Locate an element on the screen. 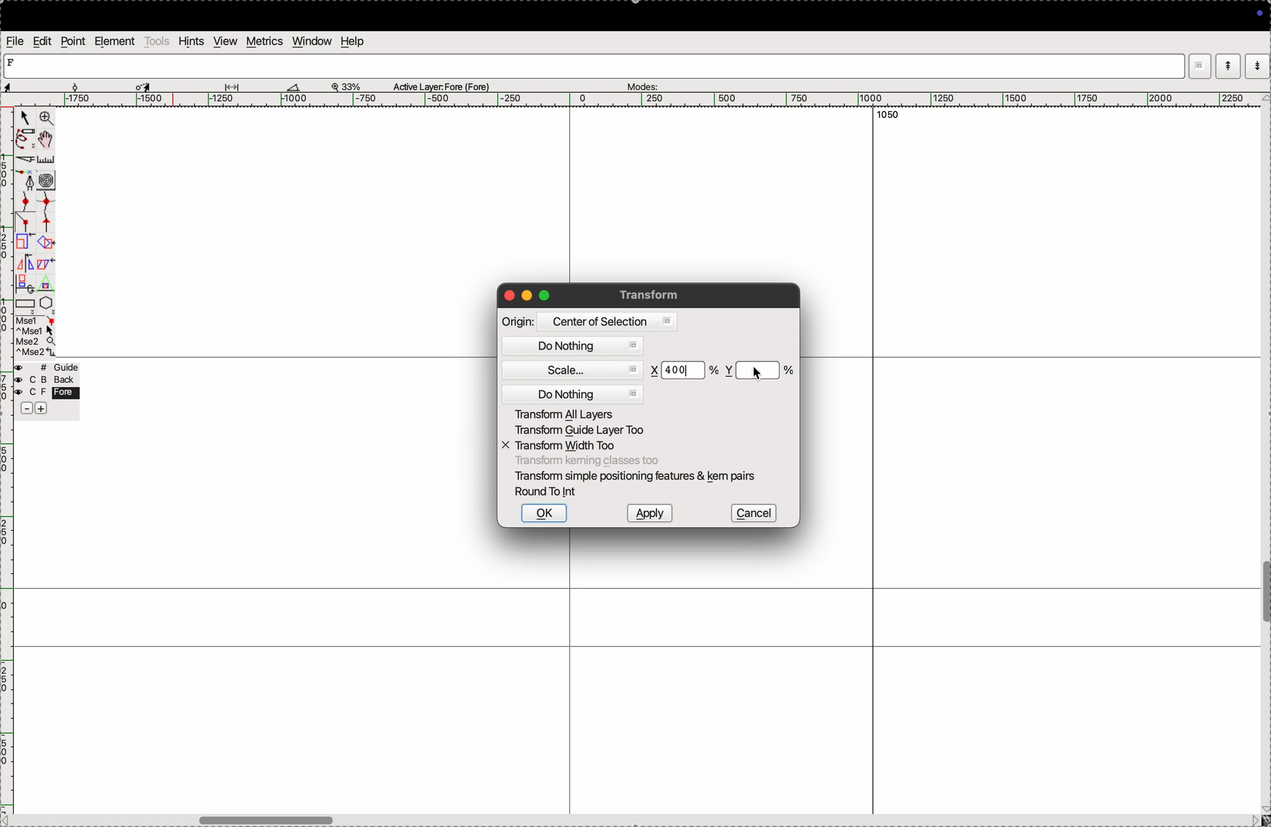 The width and height of the screenshot is (1271, 827). toogle is located at coordinates (288, 818).